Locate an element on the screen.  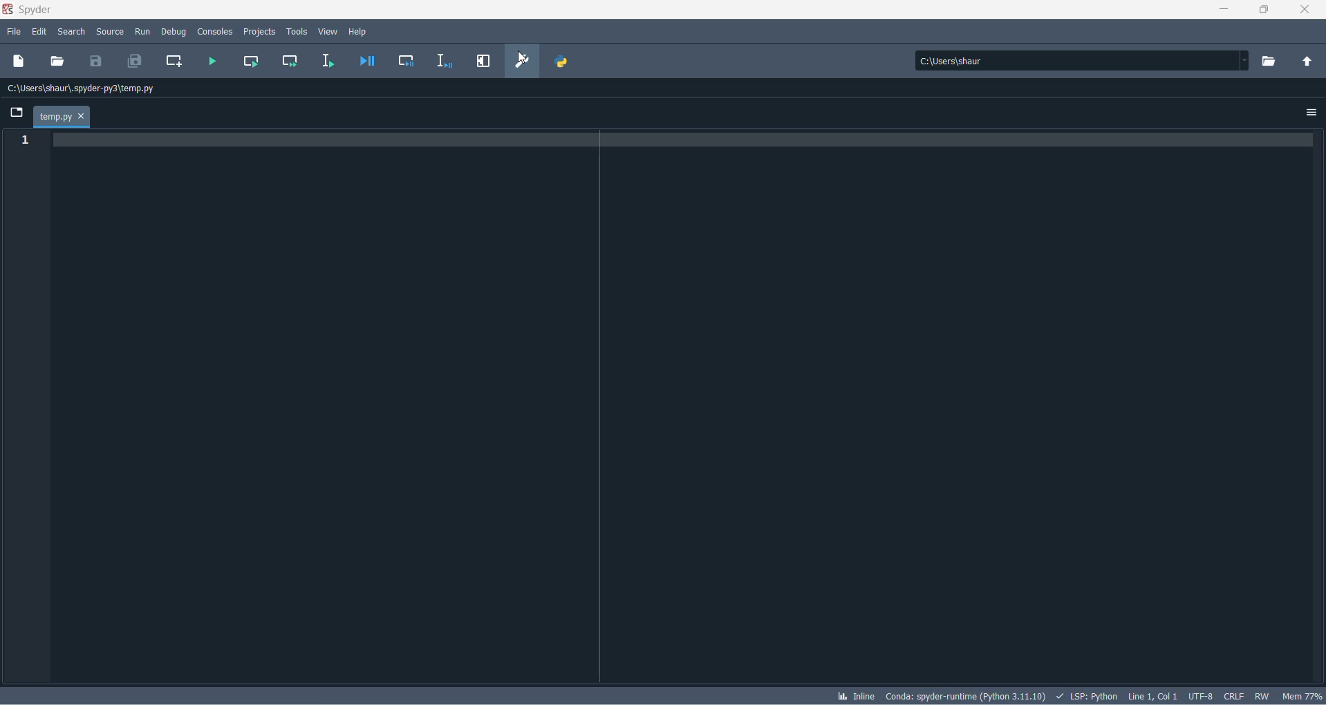
debug selection is located at coordinates (442, 62).